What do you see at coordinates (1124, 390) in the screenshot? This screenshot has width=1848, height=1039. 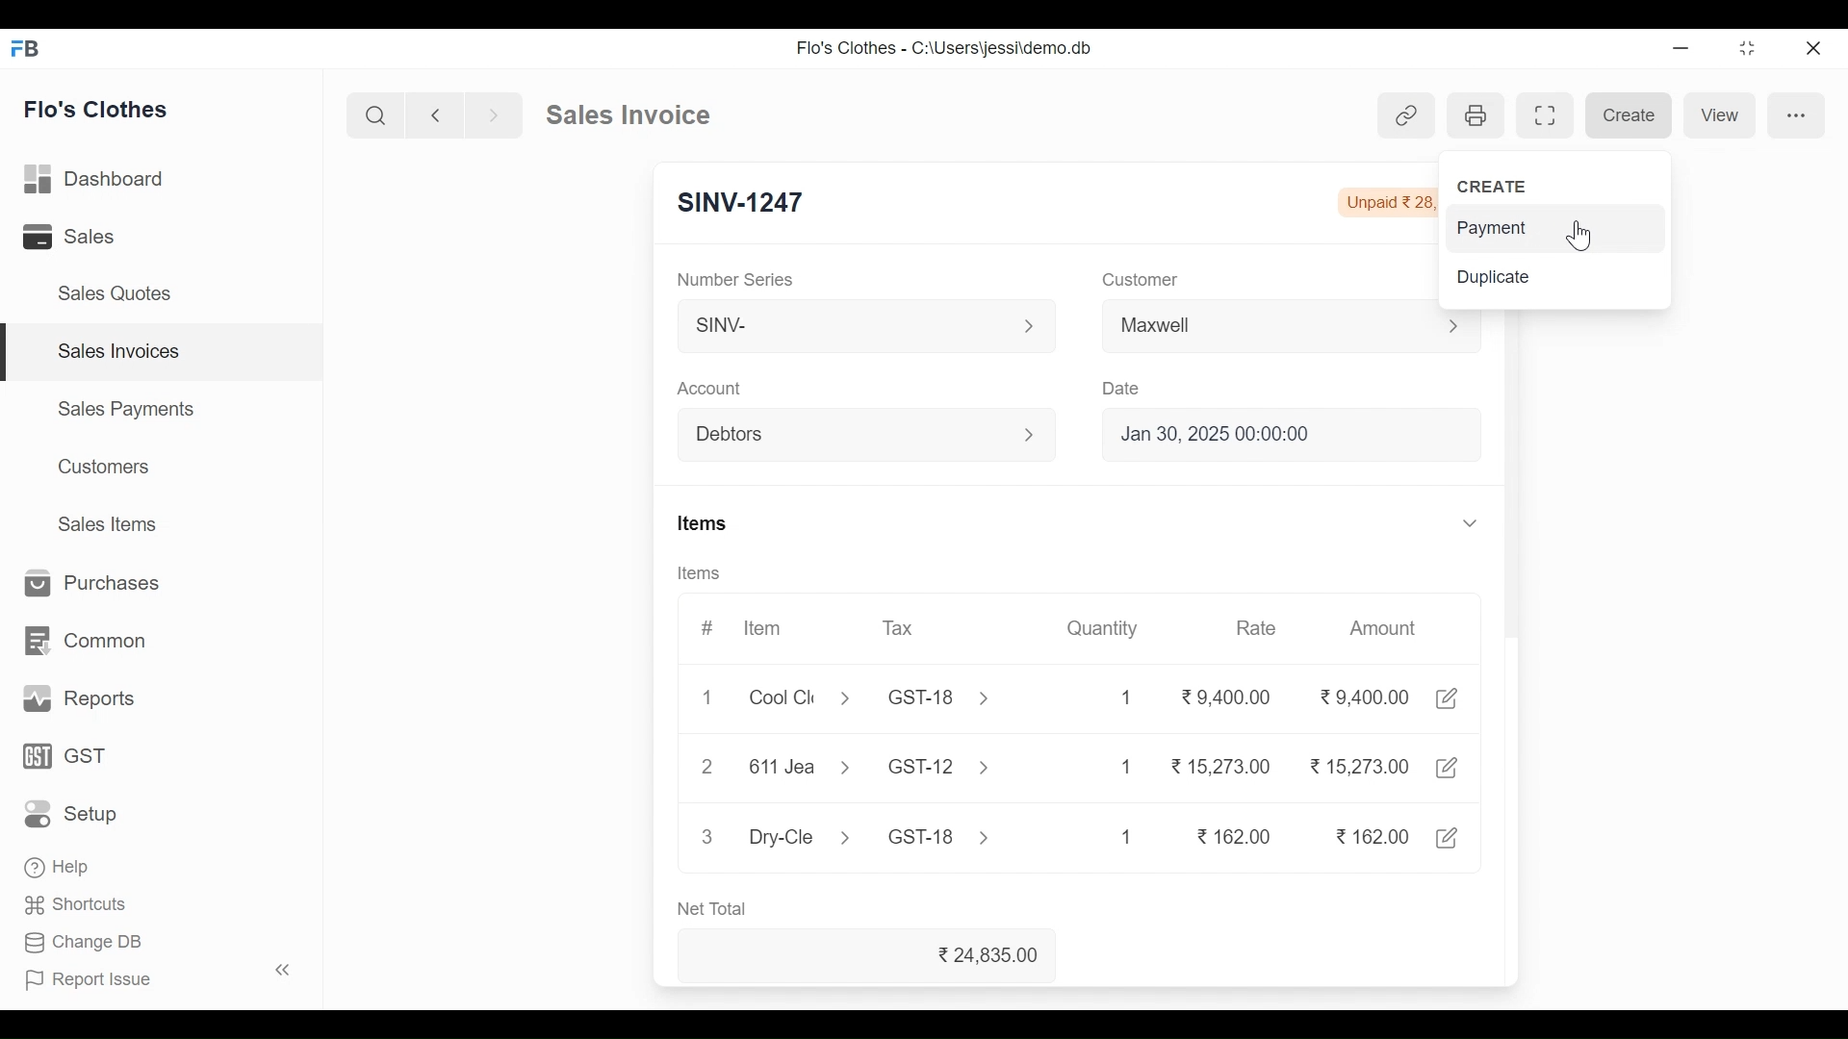 I see `Date` at bounding box center [1124, 390].